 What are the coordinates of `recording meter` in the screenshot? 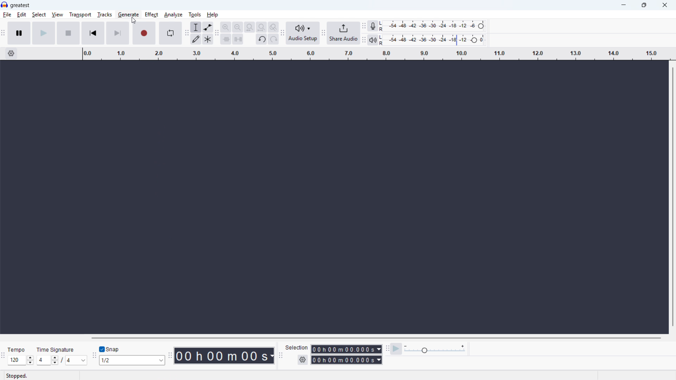 It's located at (373, 26).